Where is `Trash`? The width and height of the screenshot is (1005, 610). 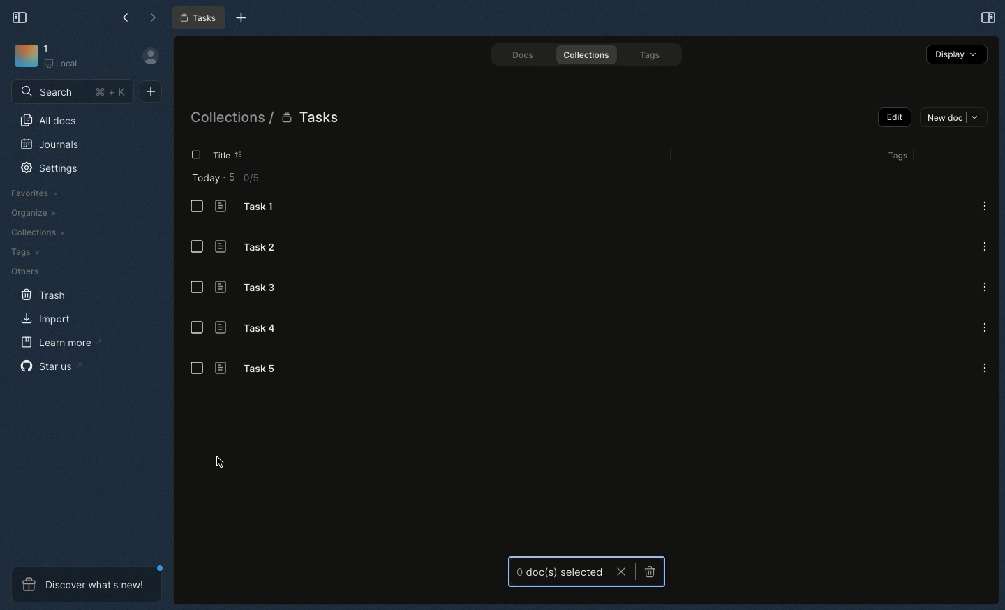 Trash is located at coordinates (44, 294).